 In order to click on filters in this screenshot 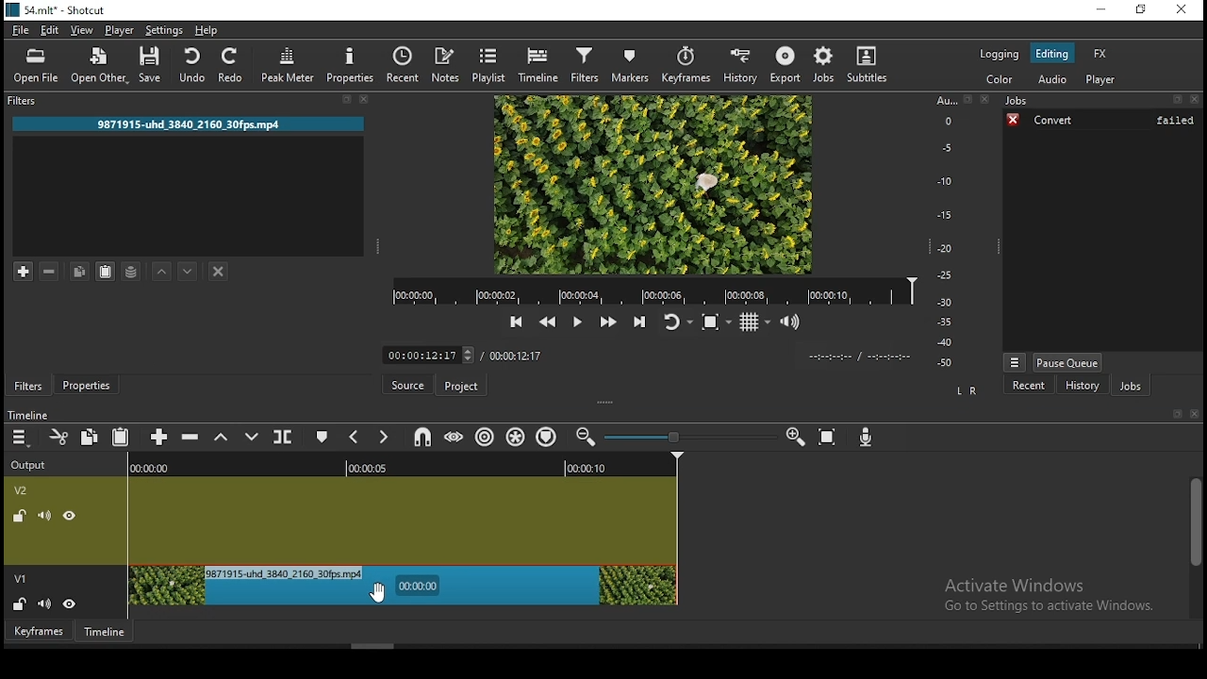, I will do `click(587, 66)`.